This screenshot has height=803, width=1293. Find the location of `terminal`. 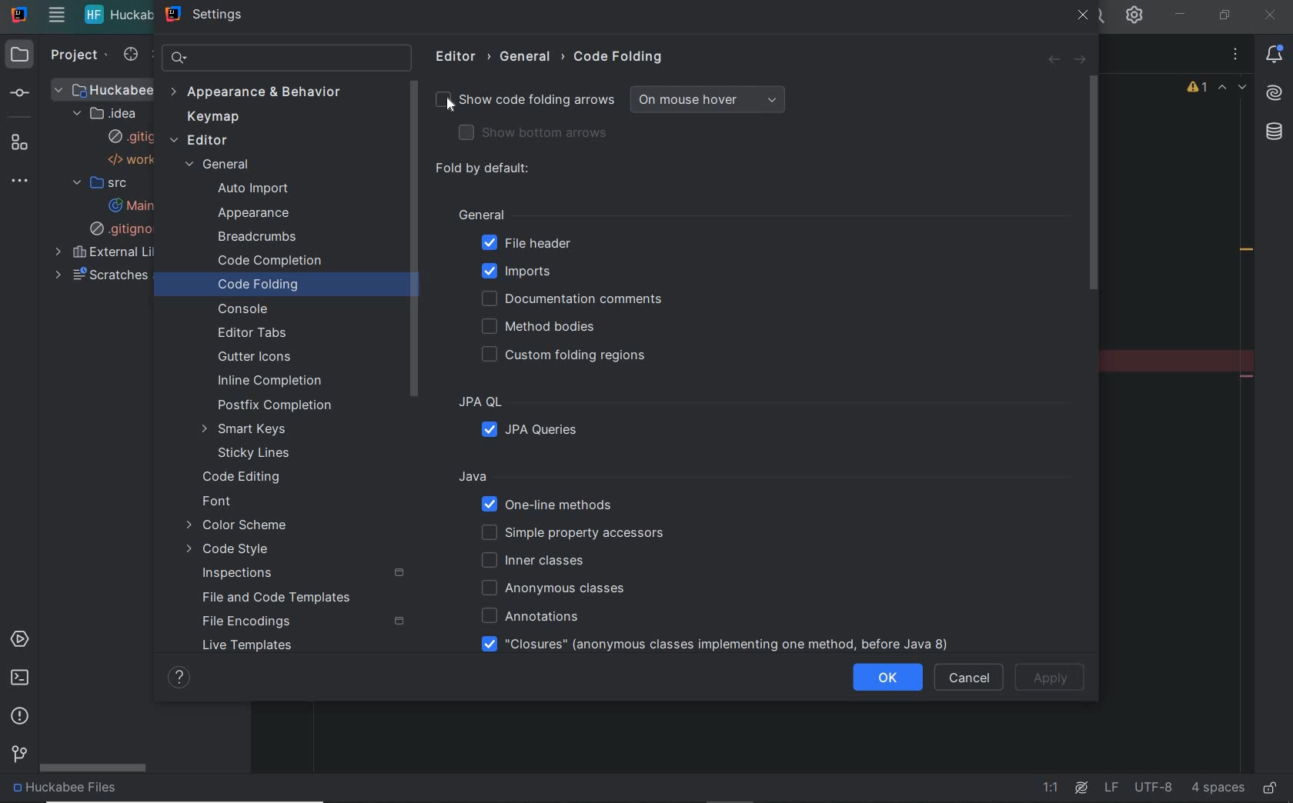

terminal is located at coordinates (19, 678).